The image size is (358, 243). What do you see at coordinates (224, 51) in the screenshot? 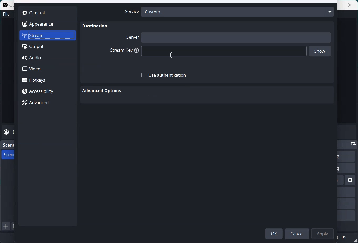
I see `Stream key input` at bounding box center [224, 51].